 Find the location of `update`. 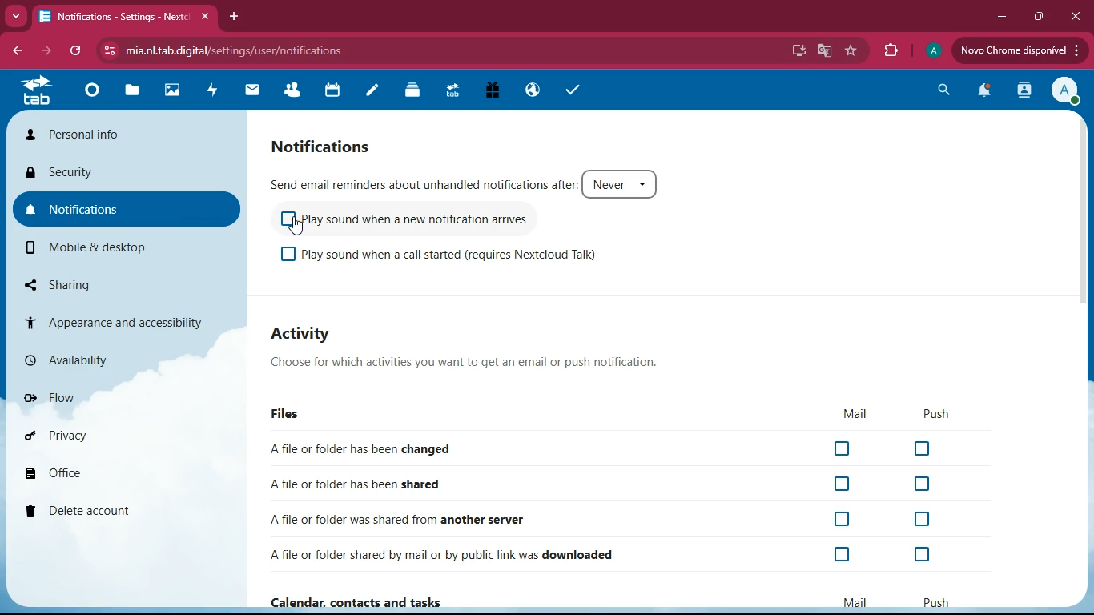

update is located at coordinates (1021, 51).